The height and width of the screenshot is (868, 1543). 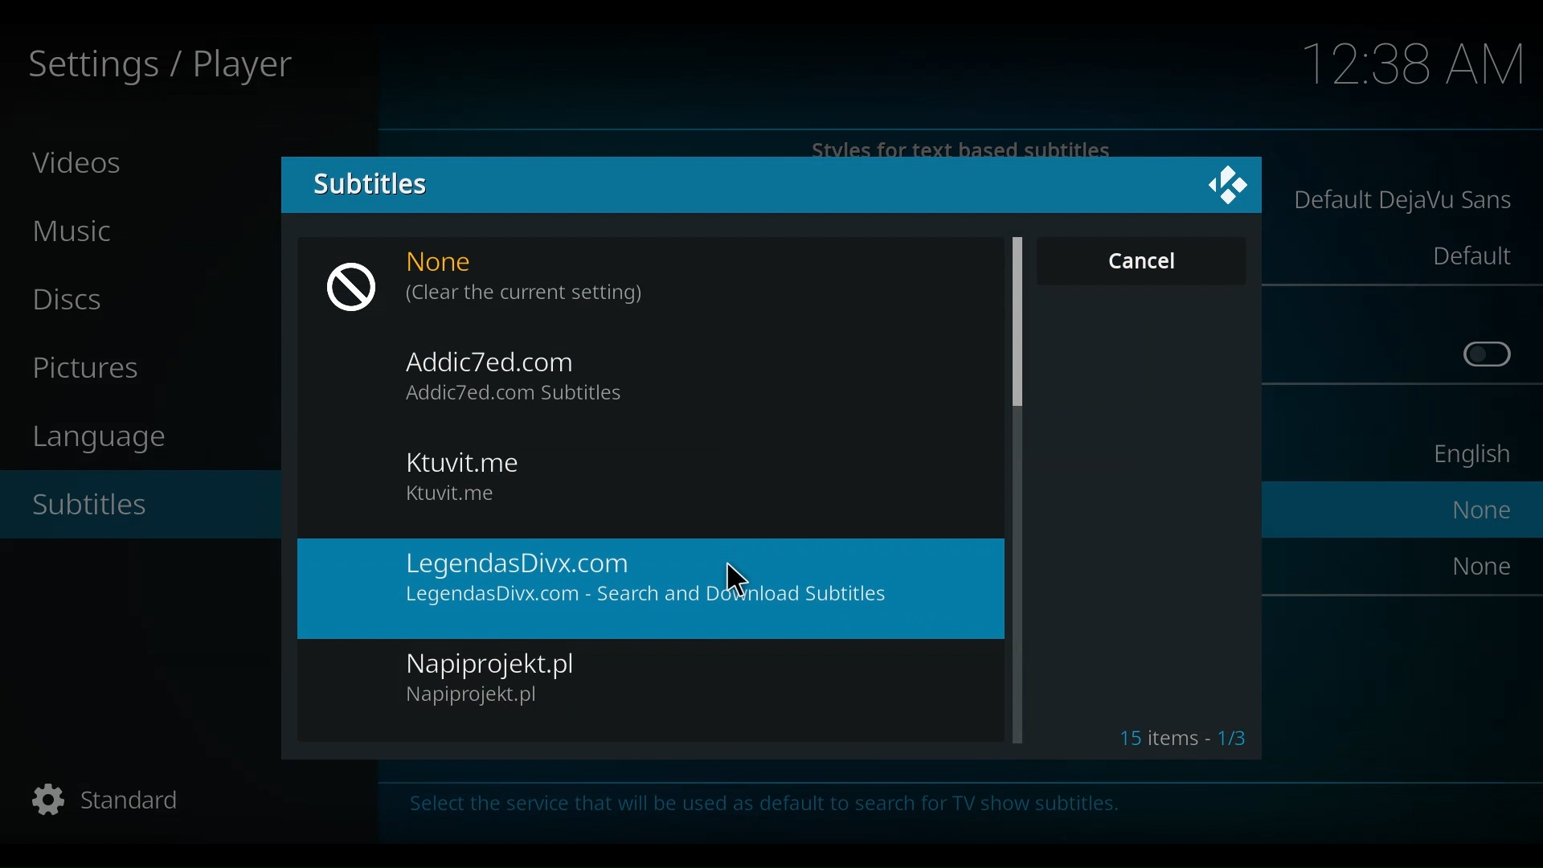 What do you see at coordinates (647, 596) in the screenshot?
I see `LengedasDivx.com Search and downoad subtitles` at bounding box center [647, 596].